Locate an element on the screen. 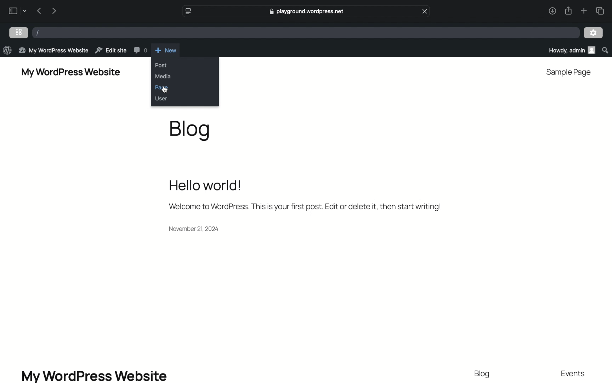  user is located at coordinates (161, 98).